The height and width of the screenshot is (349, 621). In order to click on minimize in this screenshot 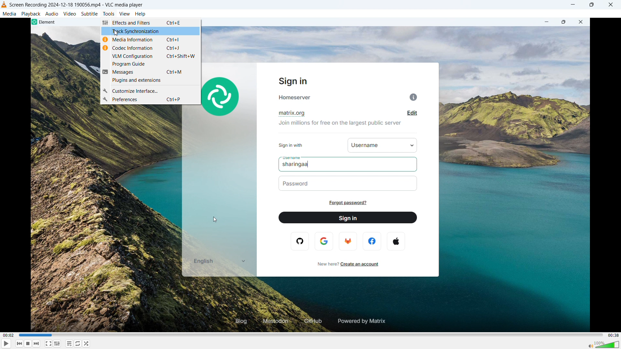, I will do `click(547, 22)`.